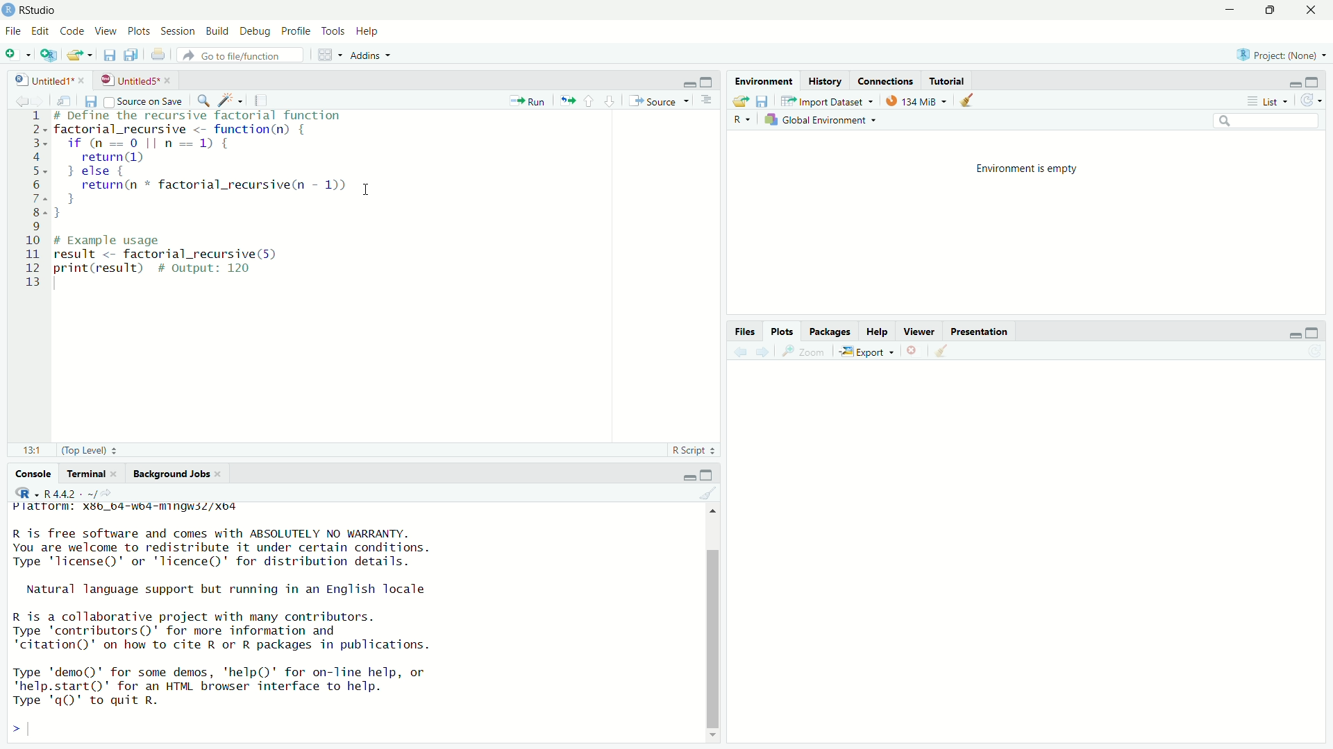 The width and height of the screenshot is (1333, 749). I want to click on Console, so click(34, 475).